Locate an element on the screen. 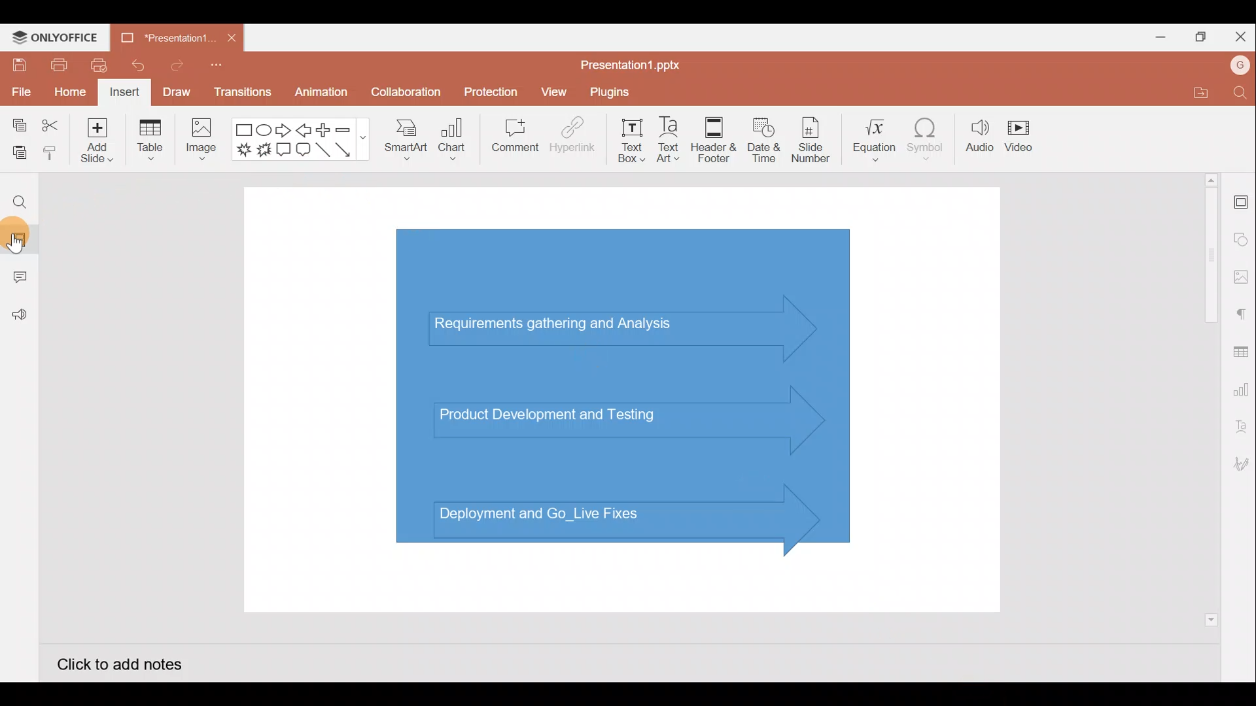  Explosion 2 is located at coordinates (263, 151).